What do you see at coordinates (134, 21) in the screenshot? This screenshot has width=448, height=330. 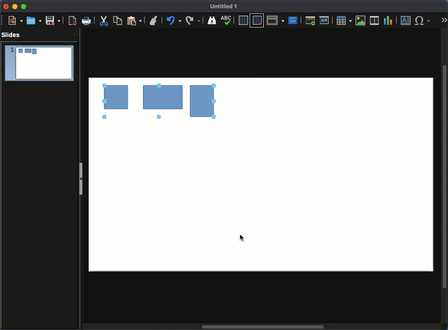 I see `Paste` at bounding box center [134, 21].